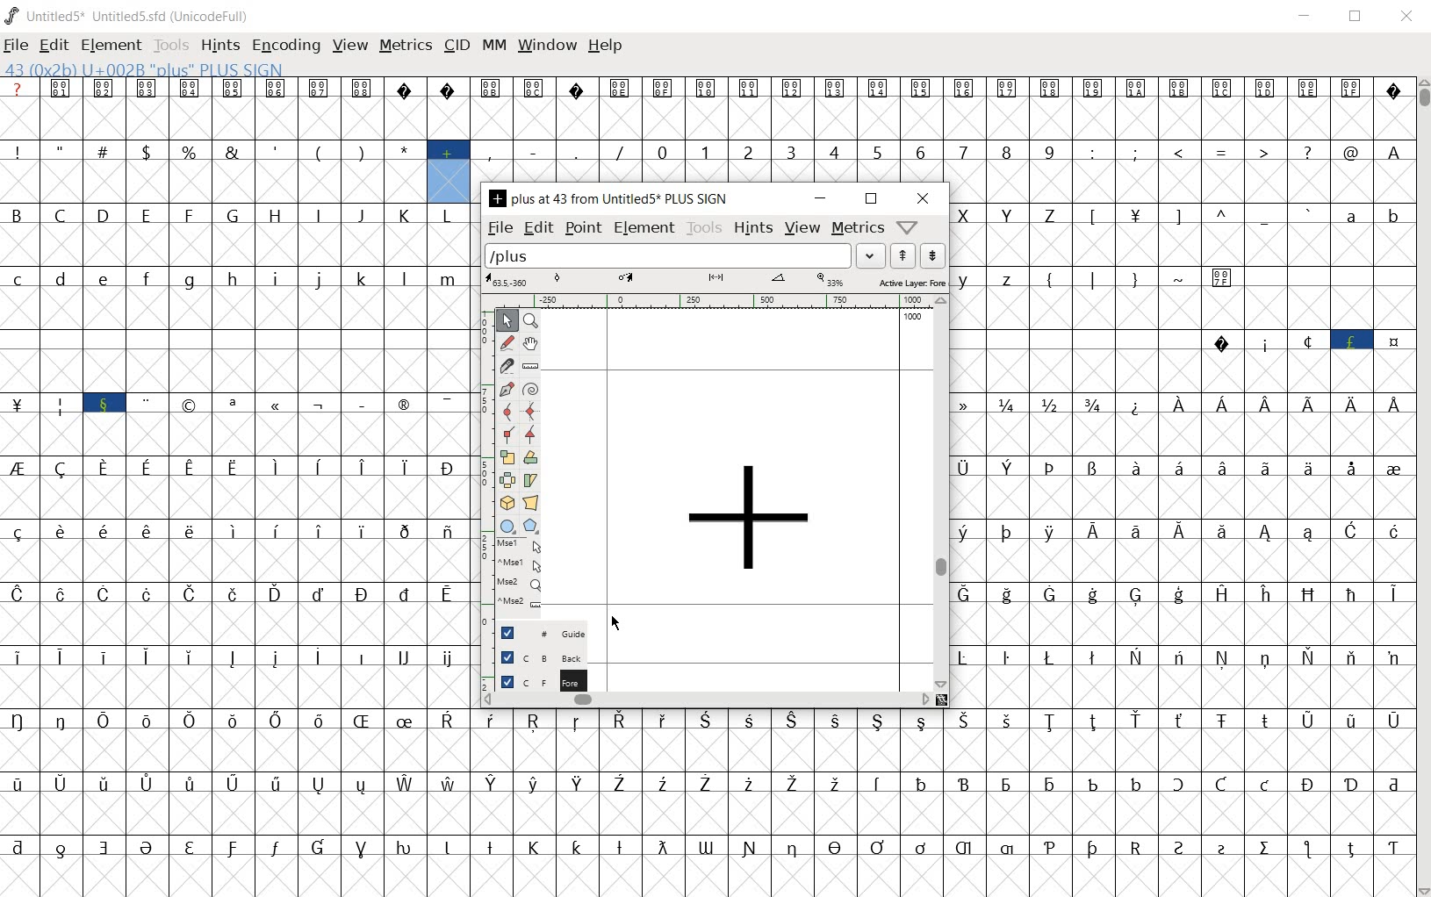  I want to click on window, so click(546, 47).